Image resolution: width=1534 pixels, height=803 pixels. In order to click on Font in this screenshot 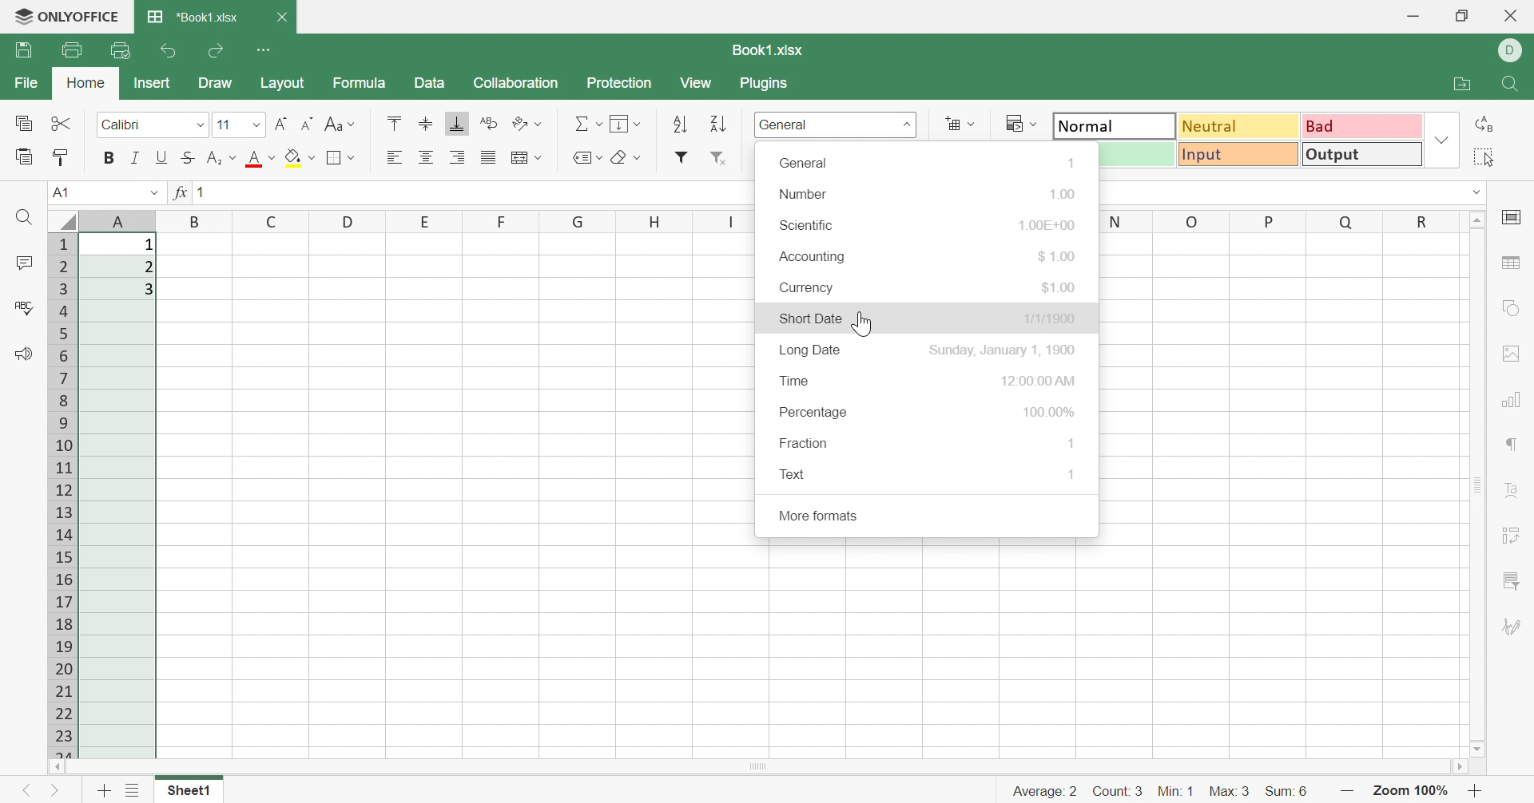, I will do `click(259, 160)`.